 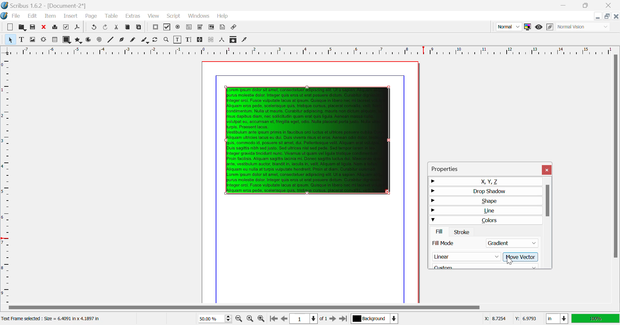 What do you see at coordinates (178, 28) in the screenshot?
I see `Pdf Radio Button` at bounding box center [178, 28].